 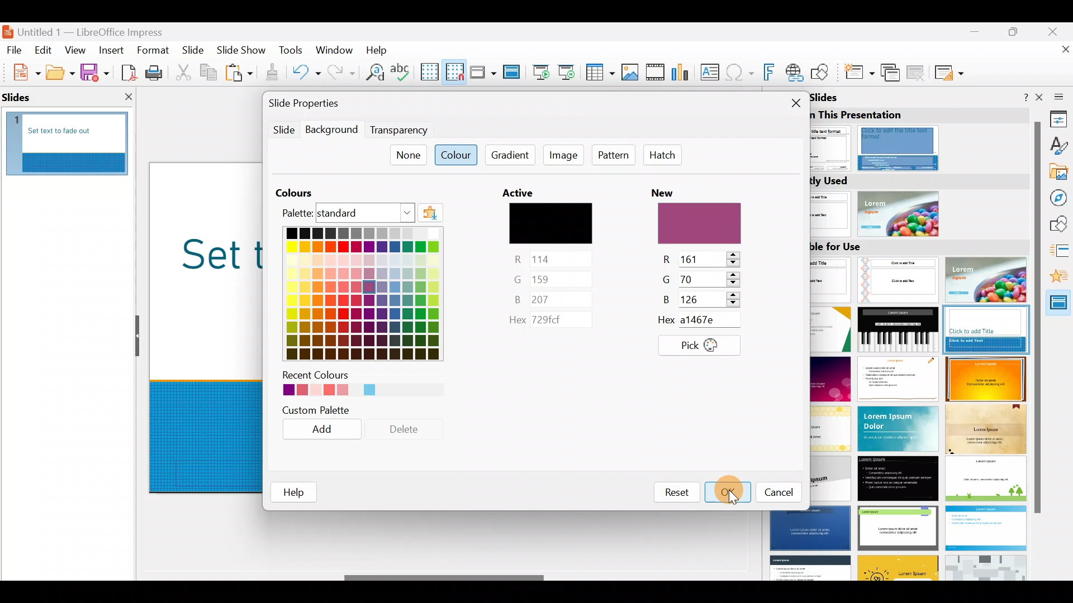 What do you see at coordinates (152, 50) in the screenshot?
I see `Format` at bounding box center [152, 50].